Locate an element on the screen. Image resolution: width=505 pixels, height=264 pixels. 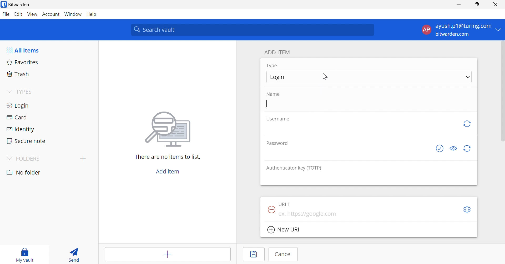
Check if password has been exposed is located at coordinates (440, 149).